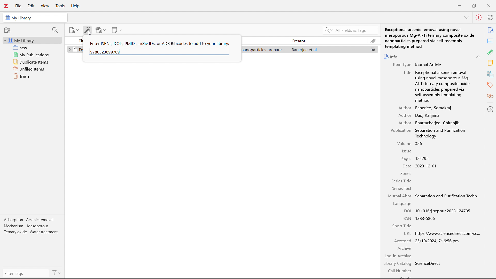 The width and height of the screenshot is (496, 279). What do you see at coordinates (32, 227) in the screenshot?
I see `tags` at bounding box center [32, 227].